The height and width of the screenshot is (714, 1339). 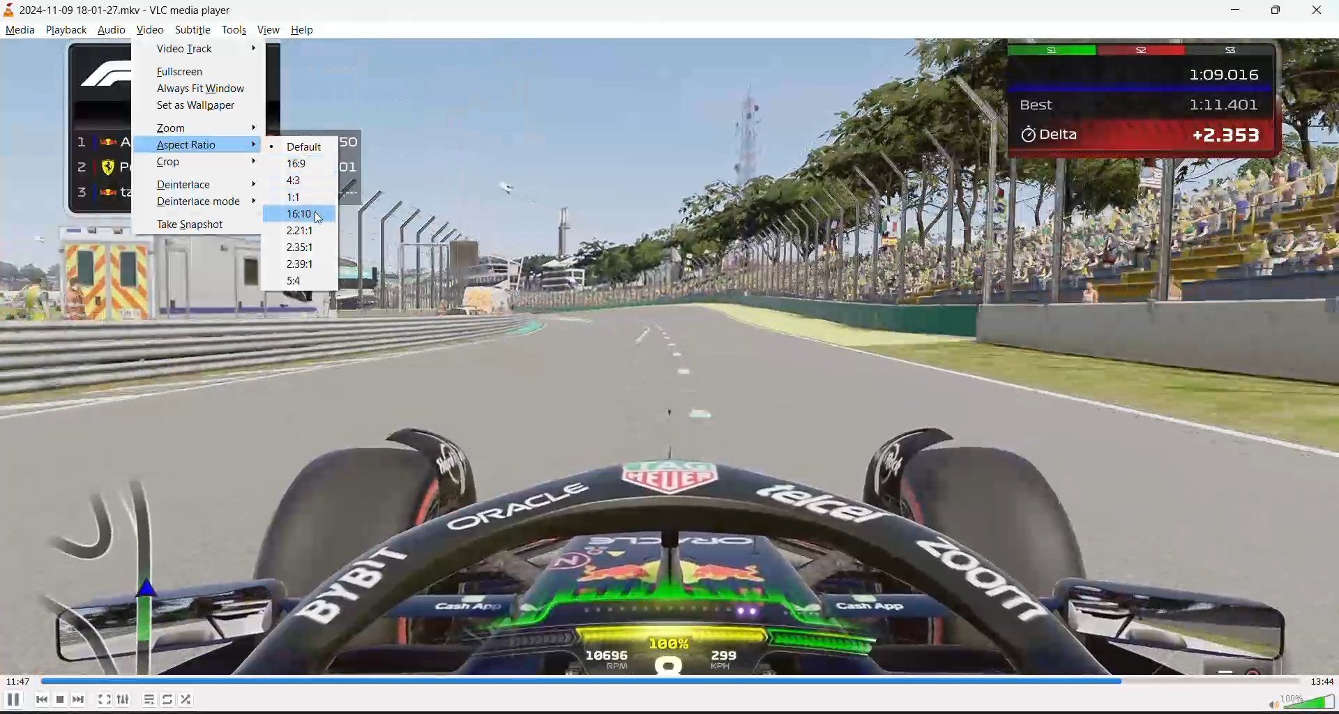 What do you see at coordinates (303, 229) in the screenshot?
I see `2.21:1` at bounding box center [303, 229].